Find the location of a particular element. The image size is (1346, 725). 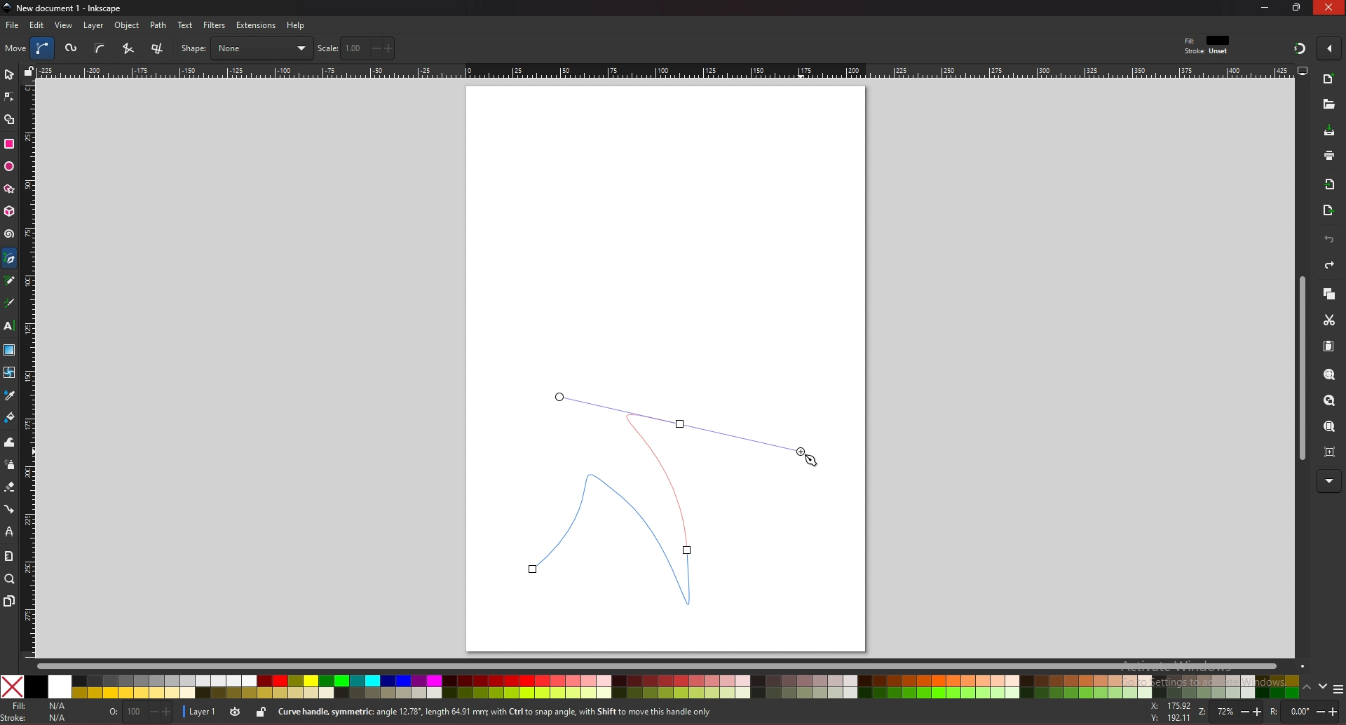

zoom is located at coordinates (1228, 711).